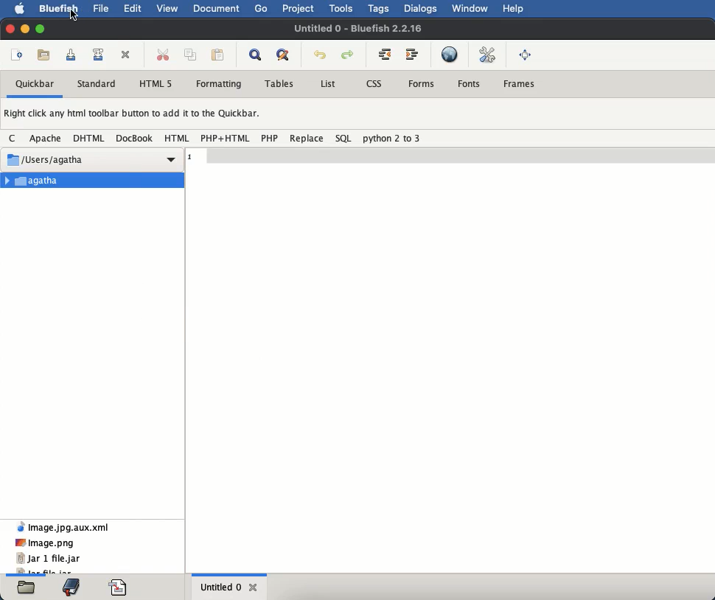  Describe the element at coordinates (90, 139) in the screenshot. I see `DHTML` at that location.